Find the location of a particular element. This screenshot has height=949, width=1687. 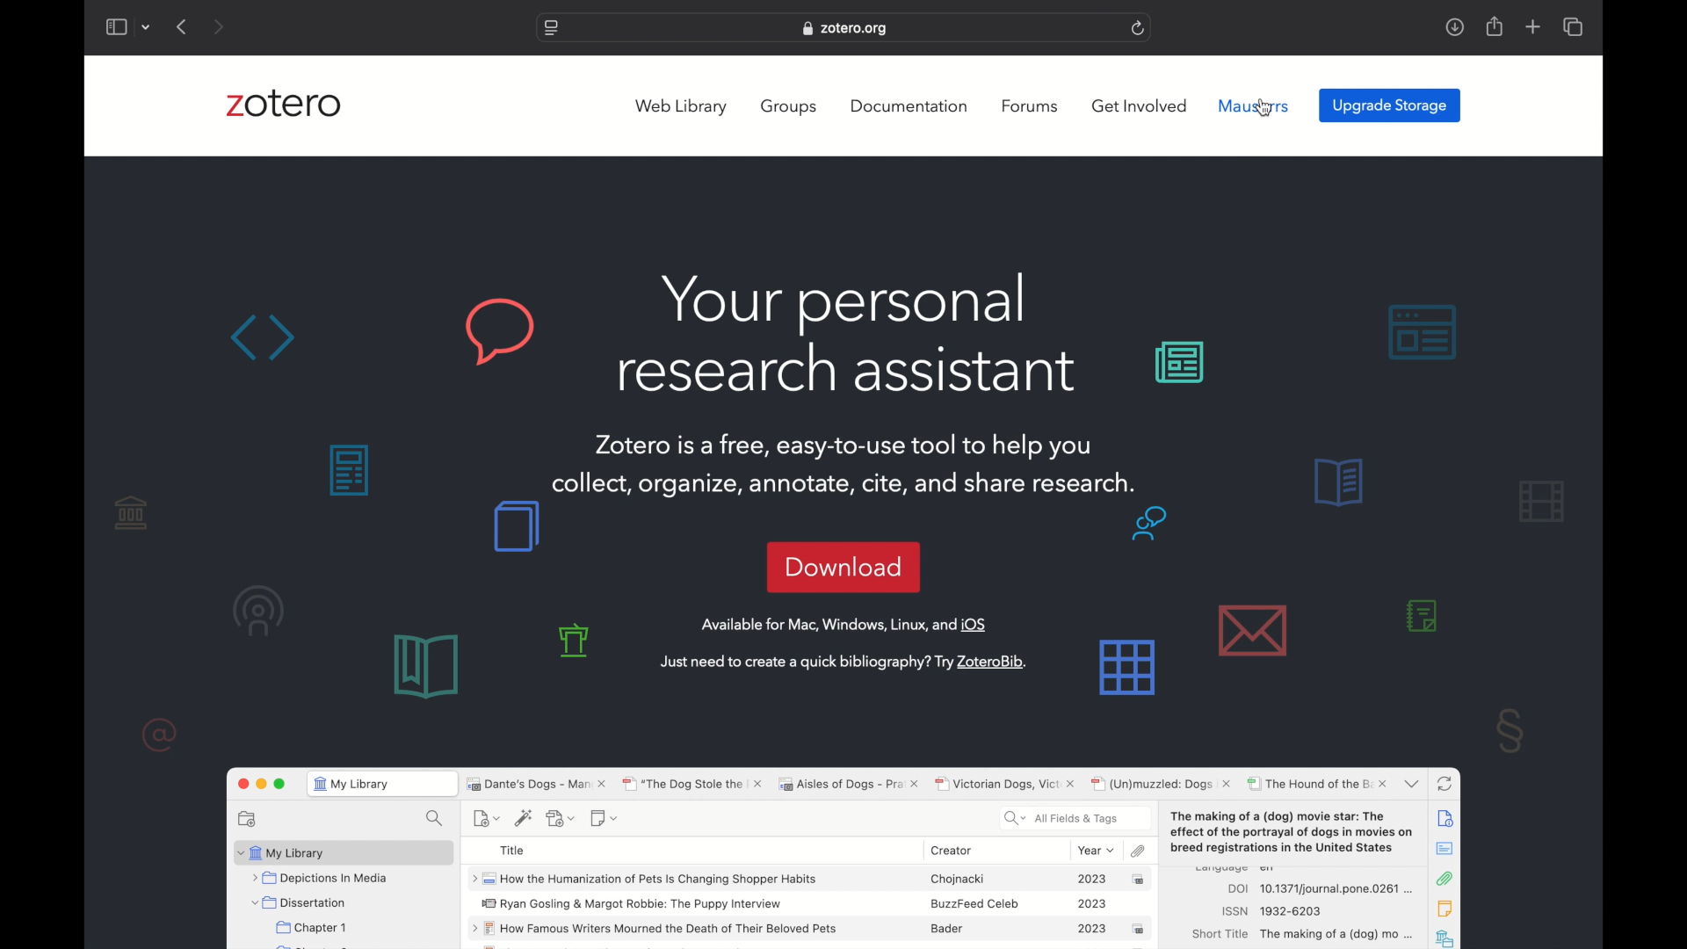

cursor is located at coordinates (1263, 107).